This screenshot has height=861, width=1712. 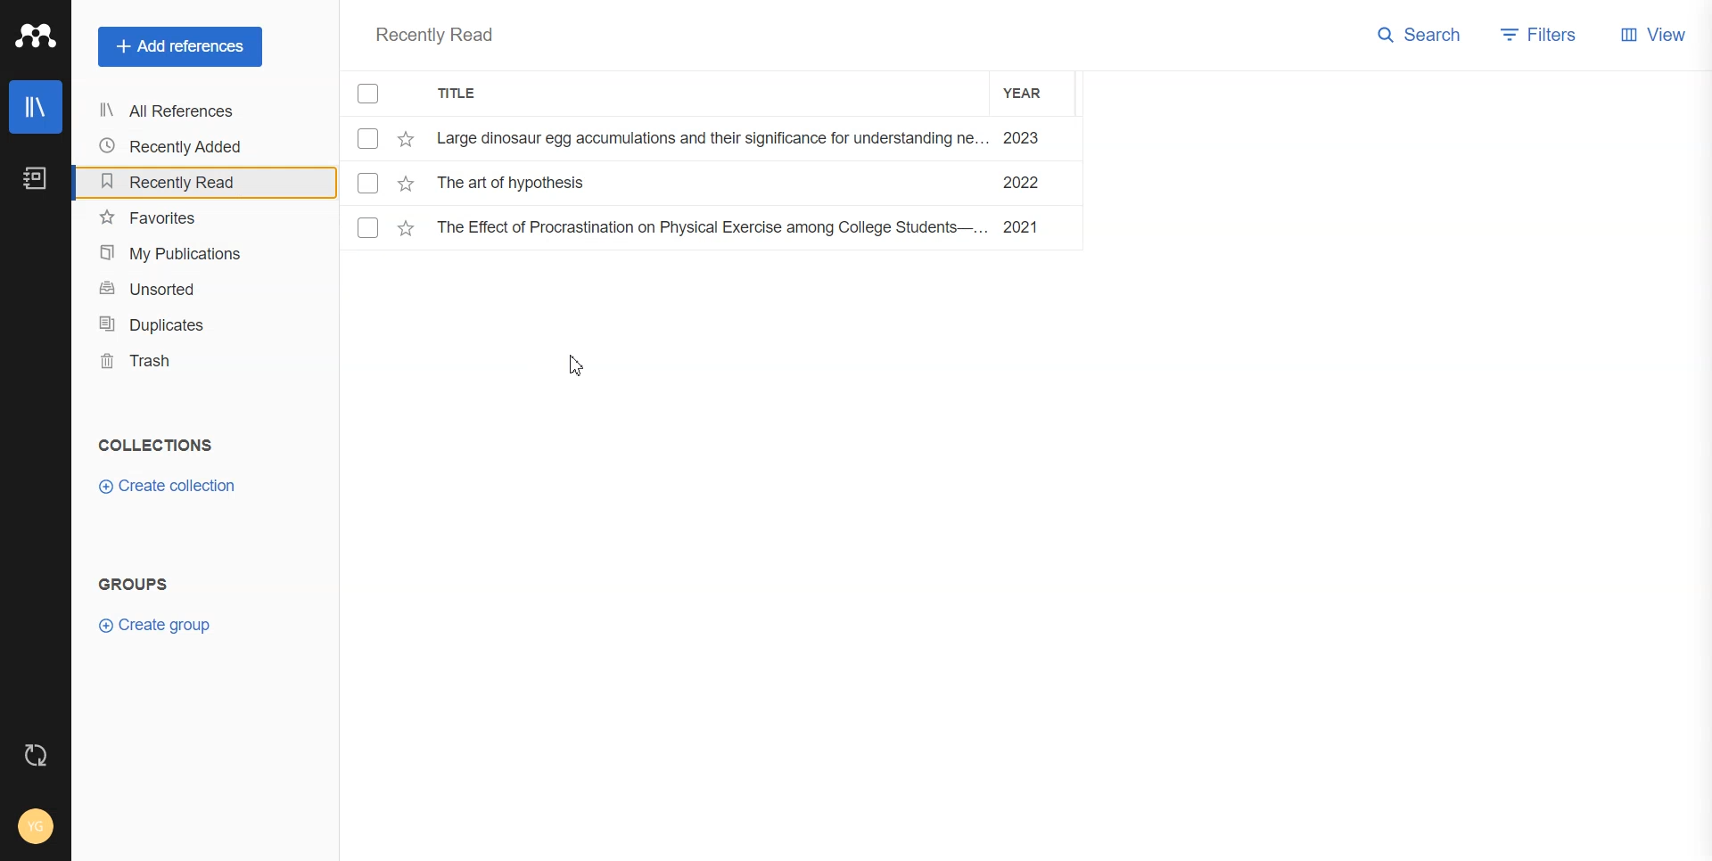 I want to click on Title, so click(x=476, y=96).